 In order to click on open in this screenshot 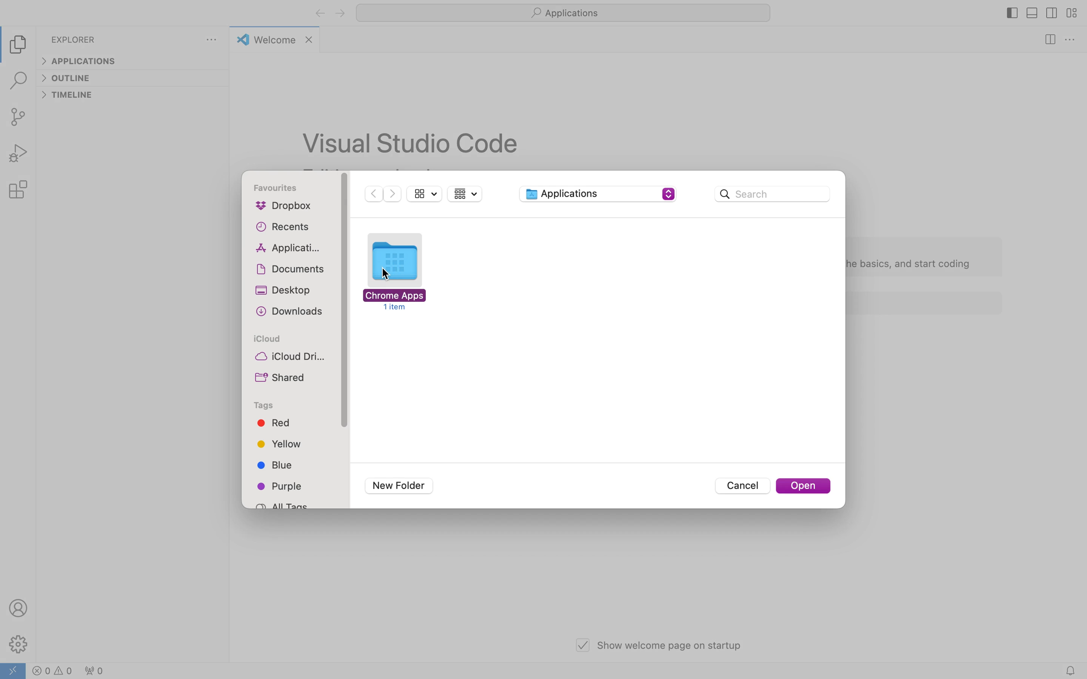, I will do `click(804, 486)`.